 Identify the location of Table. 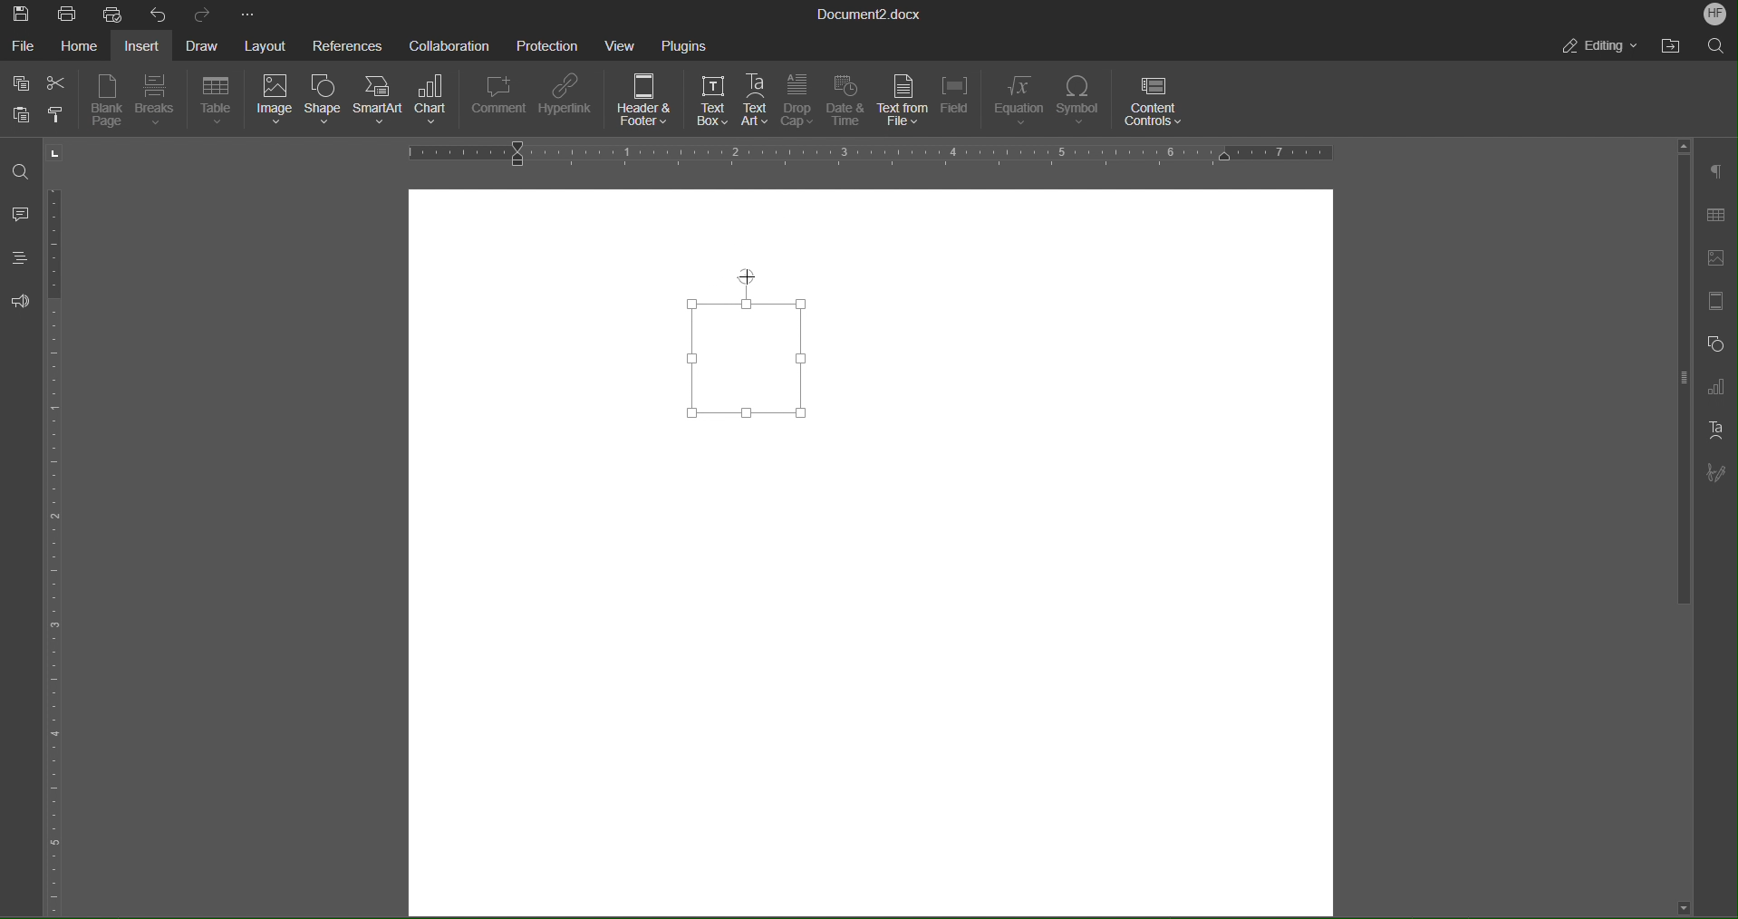
(1714, 216).